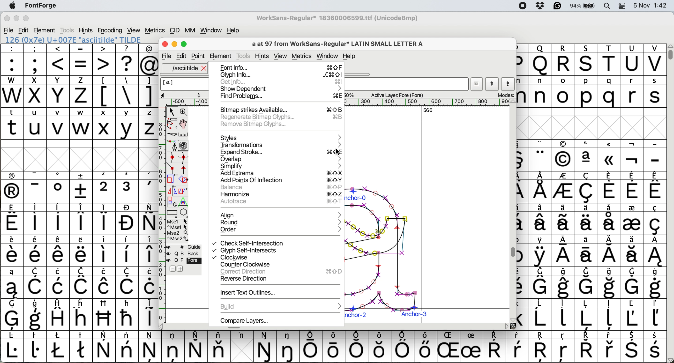 Image resolution: width=674 pixels, height=363 pixels. Describe the element at coordinates (280, 306) in the screenshot. I see `build` at that location.